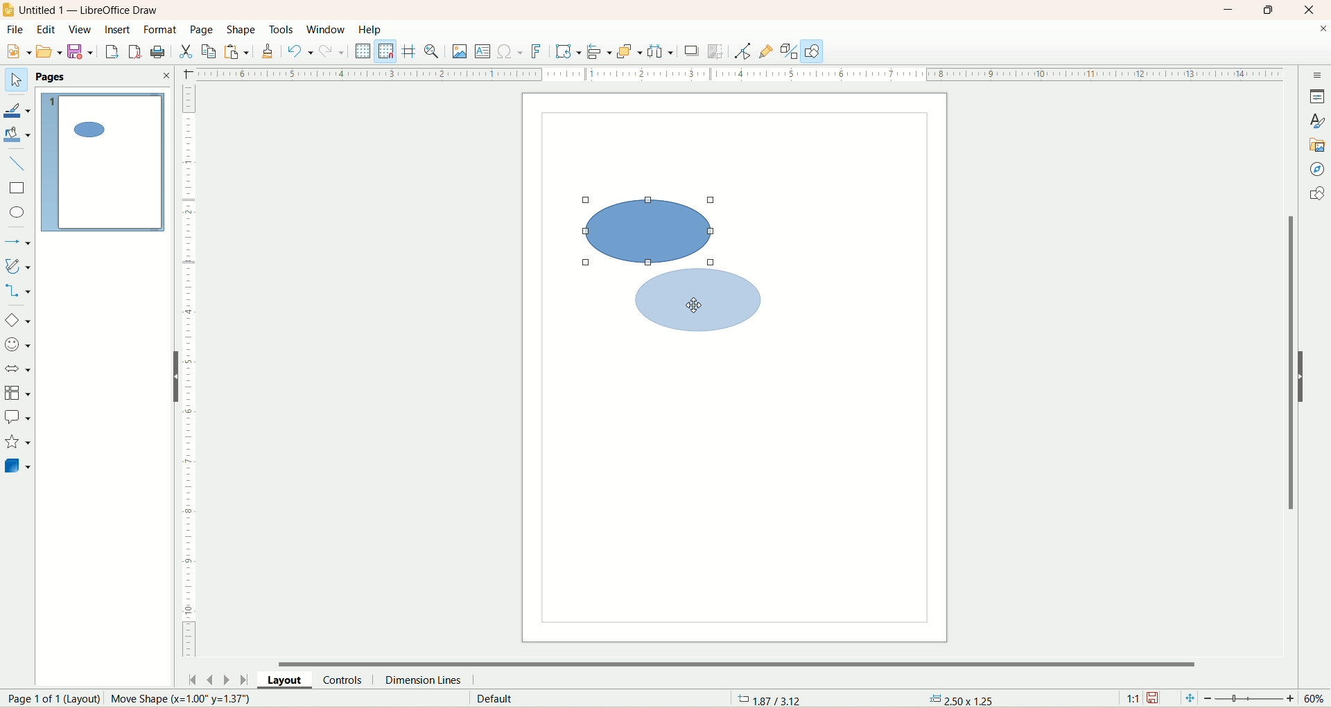 This screenshot has height=708, width=1331. I want to click on draw function, so click(815, 52).